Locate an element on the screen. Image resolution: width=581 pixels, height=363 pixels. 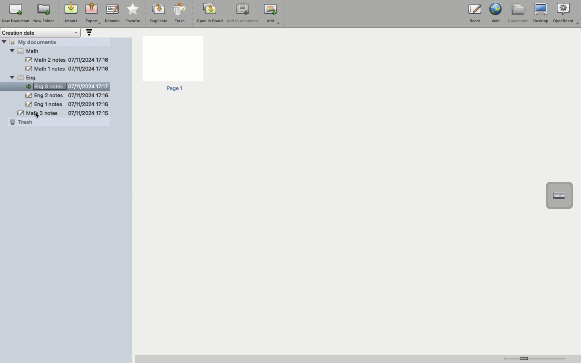
Creation date is located at coordinates (41, 33).